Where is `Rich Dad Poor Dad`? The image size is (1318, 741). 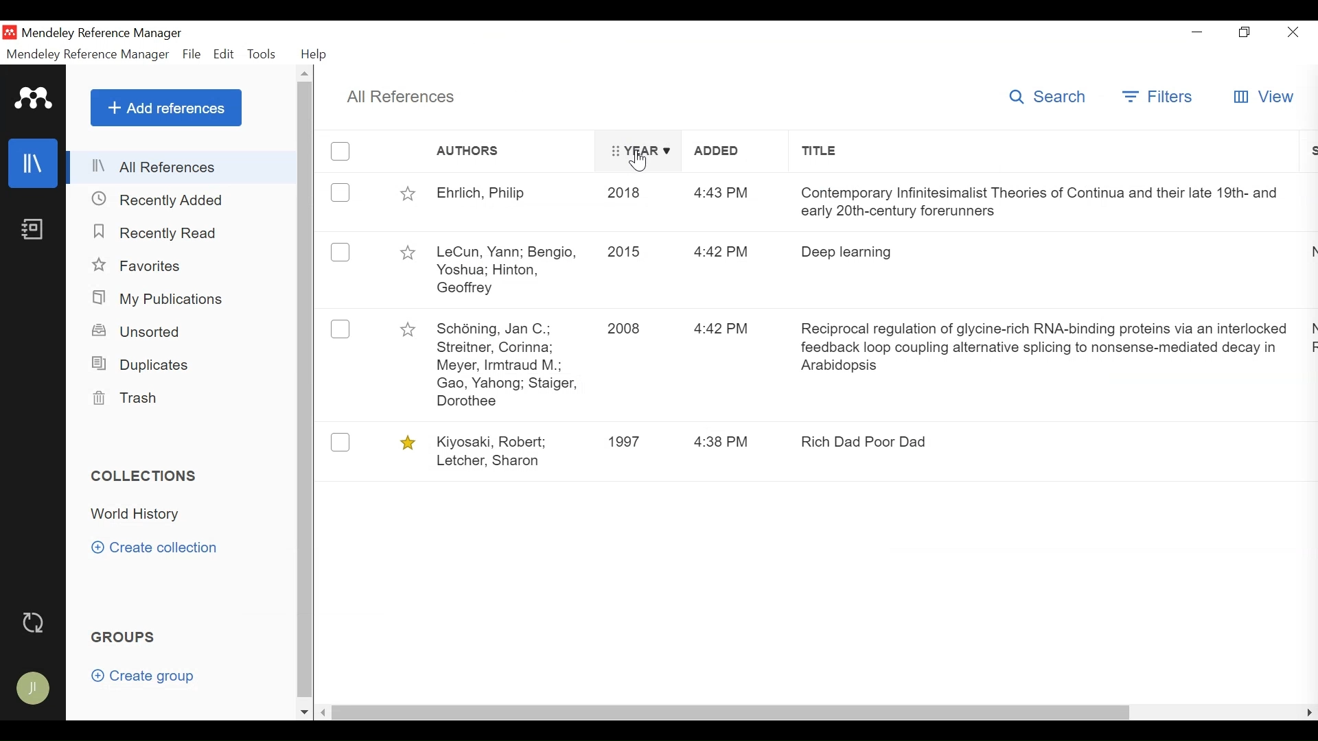
Rich Dad Poor Dad is located at coordinates (869, 441).